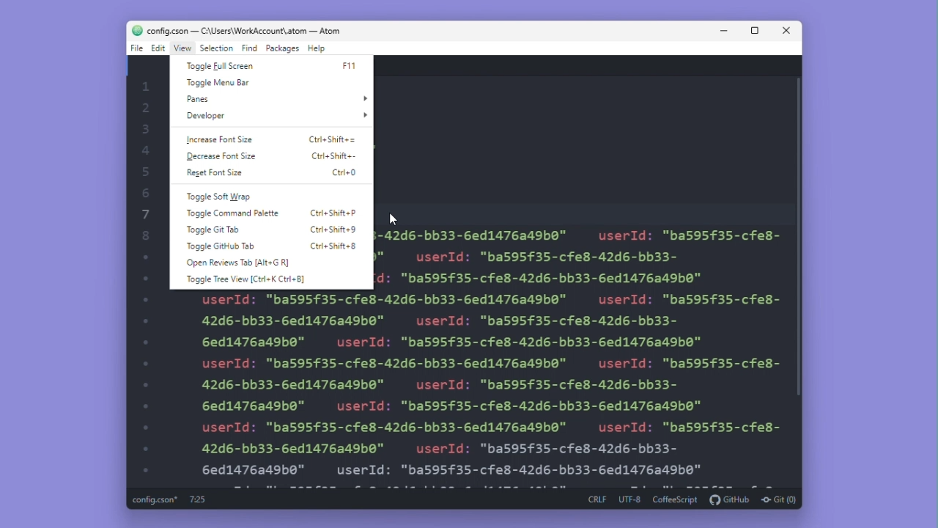 The width and height of the screenshot is (938, 528). What do you see at coordinates (786, 30) in the screenshot?
I see `Close` at bounding box center [786, 30].